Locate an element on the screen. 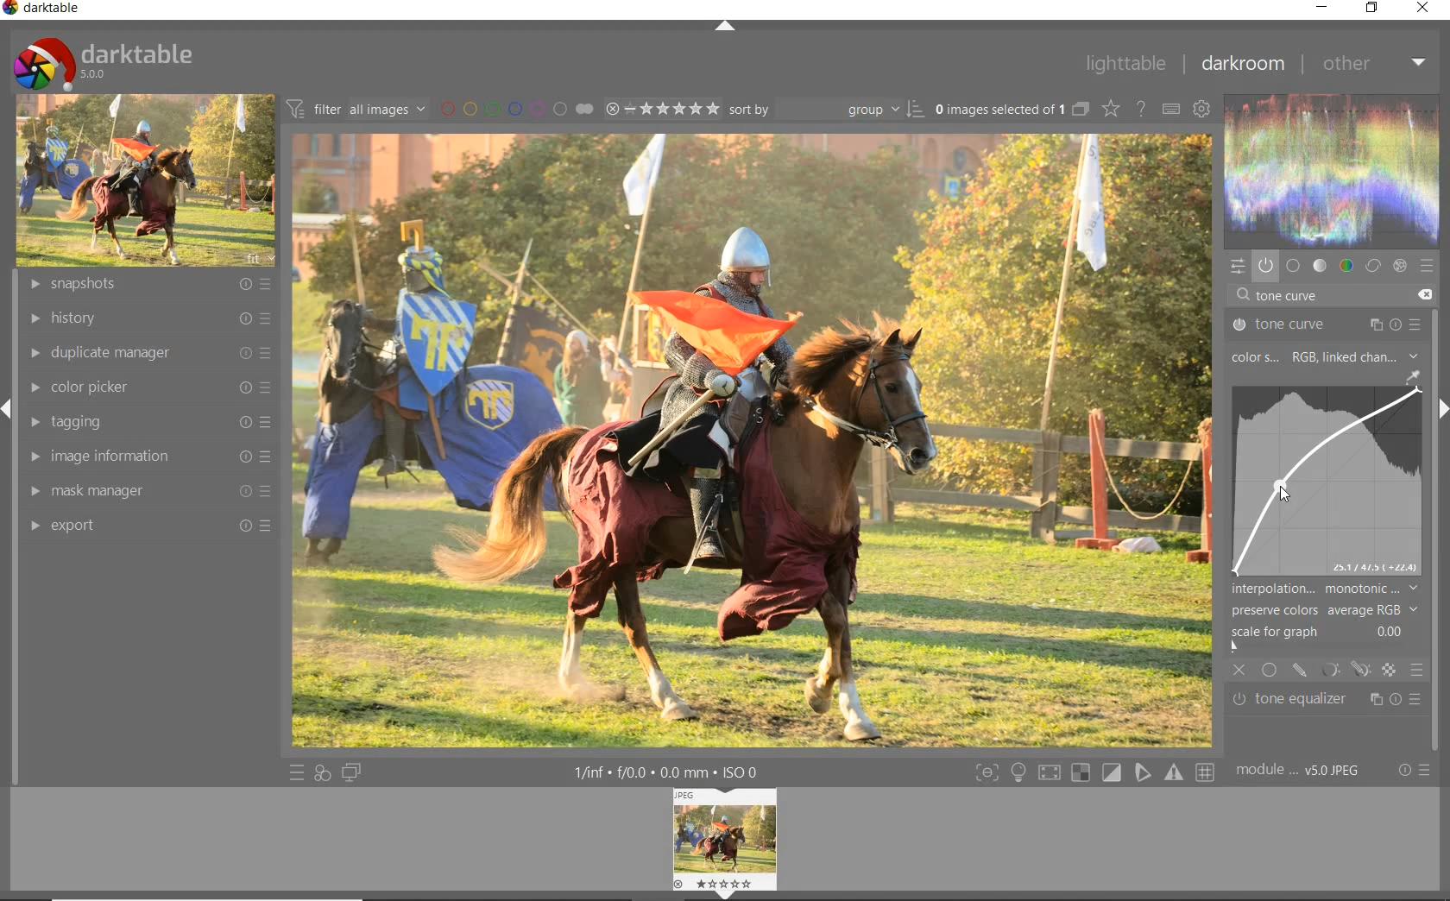 This screenshot has width=1450, height=901. 1/fnf f/0.0 0.0 mm ISO 0 is located at coordinates (673, 772).